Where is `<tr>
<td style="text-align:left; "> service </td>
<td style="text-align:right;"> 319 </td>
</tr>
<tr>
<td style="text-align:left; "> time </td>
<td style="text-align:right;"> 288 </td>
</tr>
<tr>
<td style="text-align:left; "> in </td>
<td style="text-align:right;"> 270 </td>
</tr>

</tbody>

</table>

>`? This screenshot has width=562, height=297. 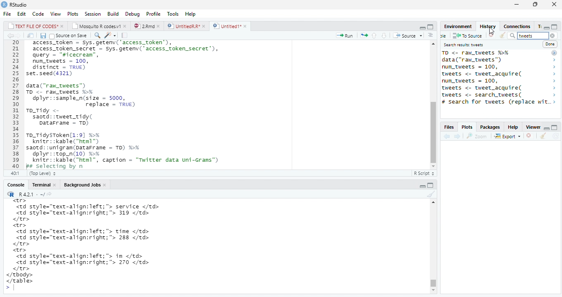 <tr>
<td style="text-align:left; "> service </td>
<td style="text-align:right;"> 319 </td>
</tr>
<tr>
<td style="text-align:left; "> time </td>
<td style="text-align:right;"> 288 </td>
</tr>
<tr>
<td style="text-align:left; "> in </td>
<td style="text-align:right;"> 270 </td>
</tr>

</tbody>

</table>

> is located at coordinates (100, 245).